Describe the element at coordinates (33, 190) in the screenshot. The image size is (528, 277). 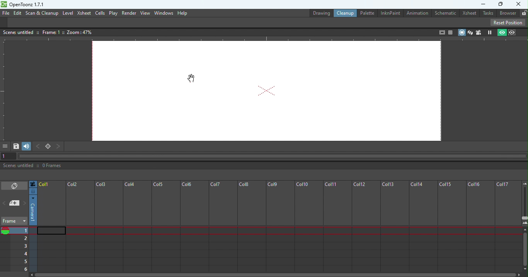
I see `Click to select camera` at that location.